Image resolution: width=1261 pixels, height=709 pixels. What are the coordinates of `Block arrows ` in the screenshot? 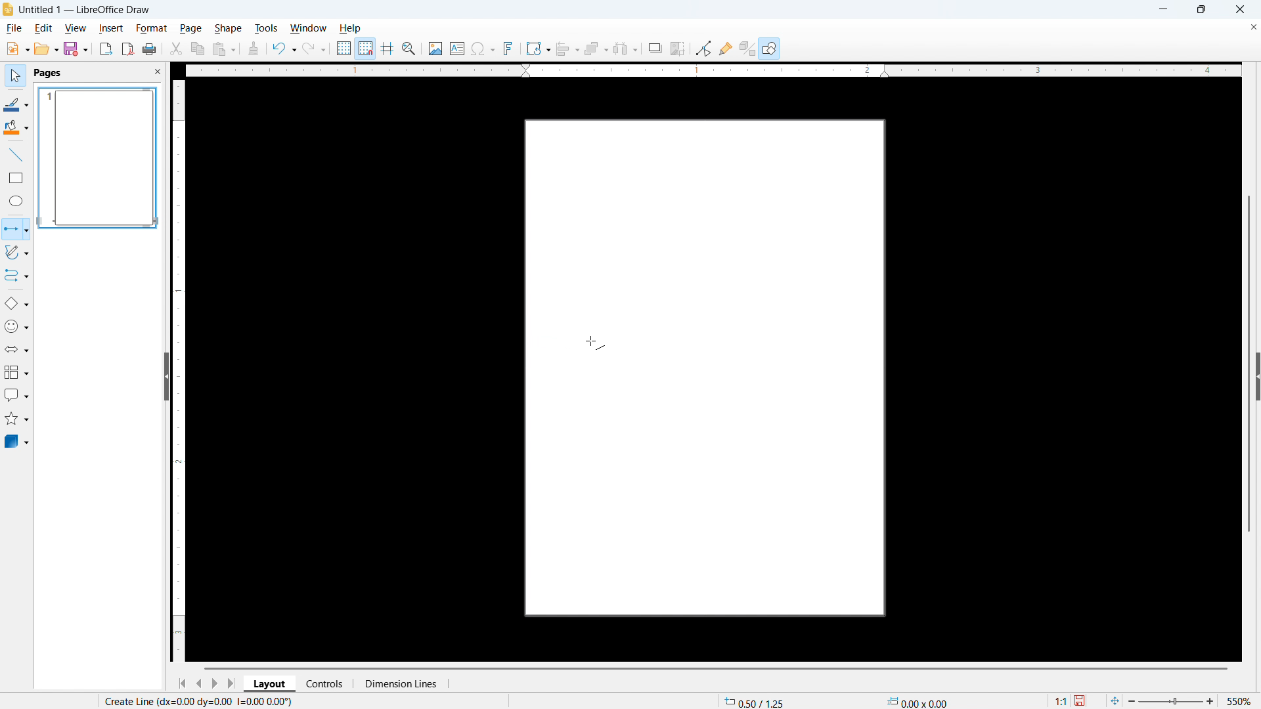 It's located at (17, 350).